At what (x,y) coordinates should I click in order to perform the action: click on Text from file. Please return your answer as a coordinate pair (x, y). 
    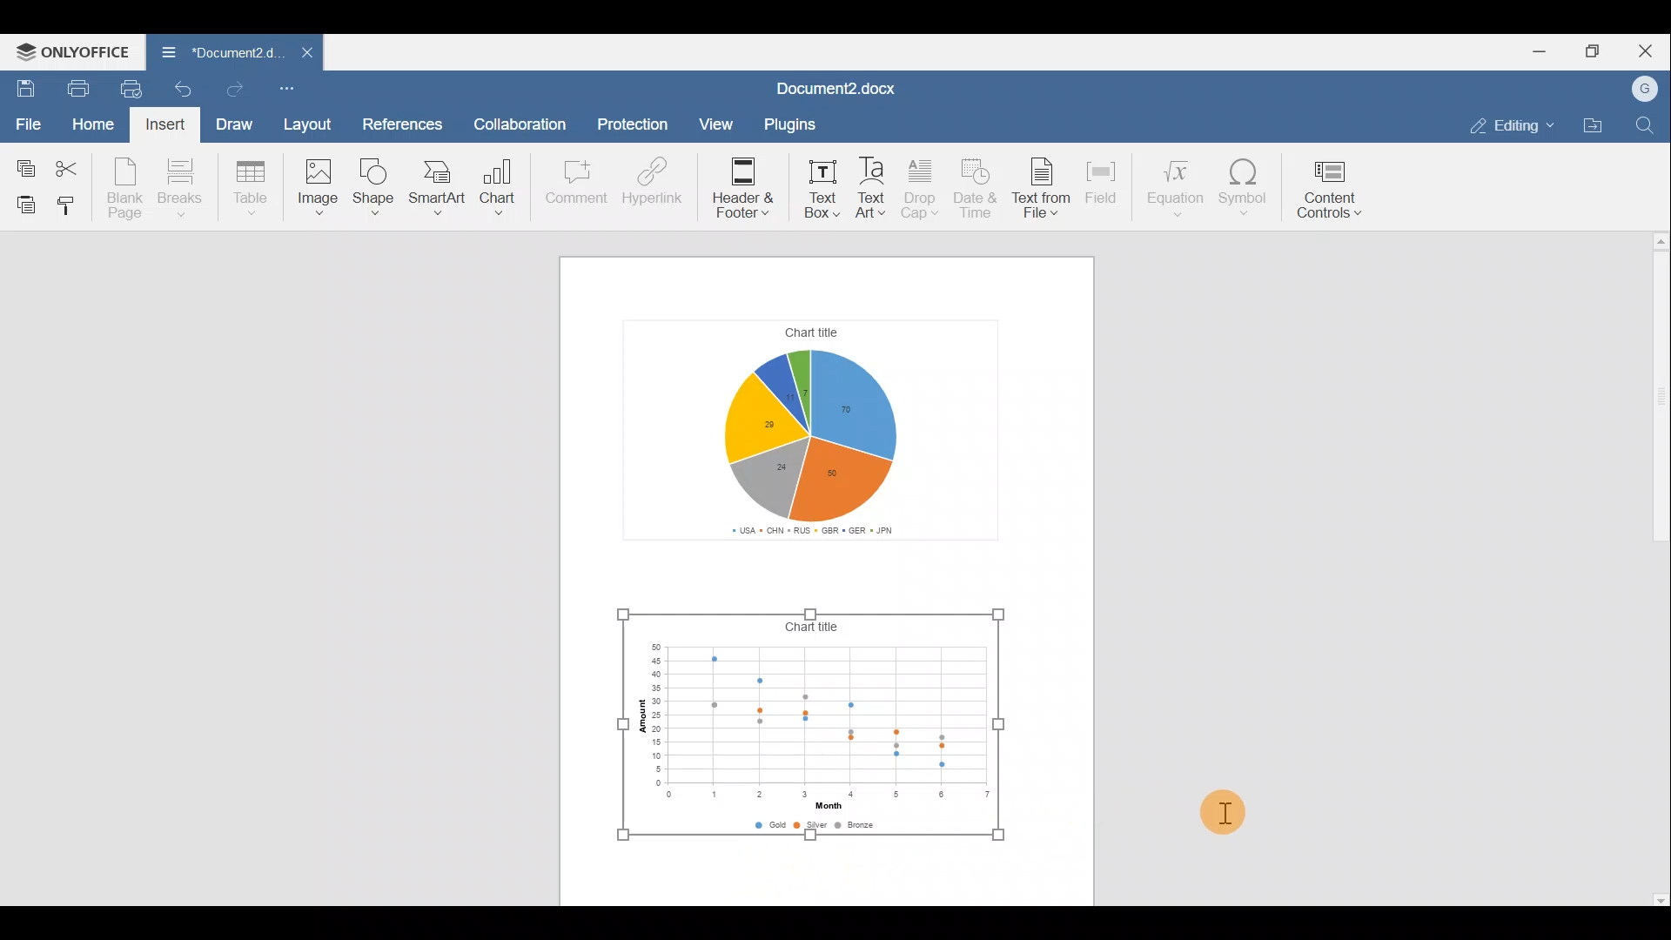
    Looking at the image, I should click on (1044, 186).